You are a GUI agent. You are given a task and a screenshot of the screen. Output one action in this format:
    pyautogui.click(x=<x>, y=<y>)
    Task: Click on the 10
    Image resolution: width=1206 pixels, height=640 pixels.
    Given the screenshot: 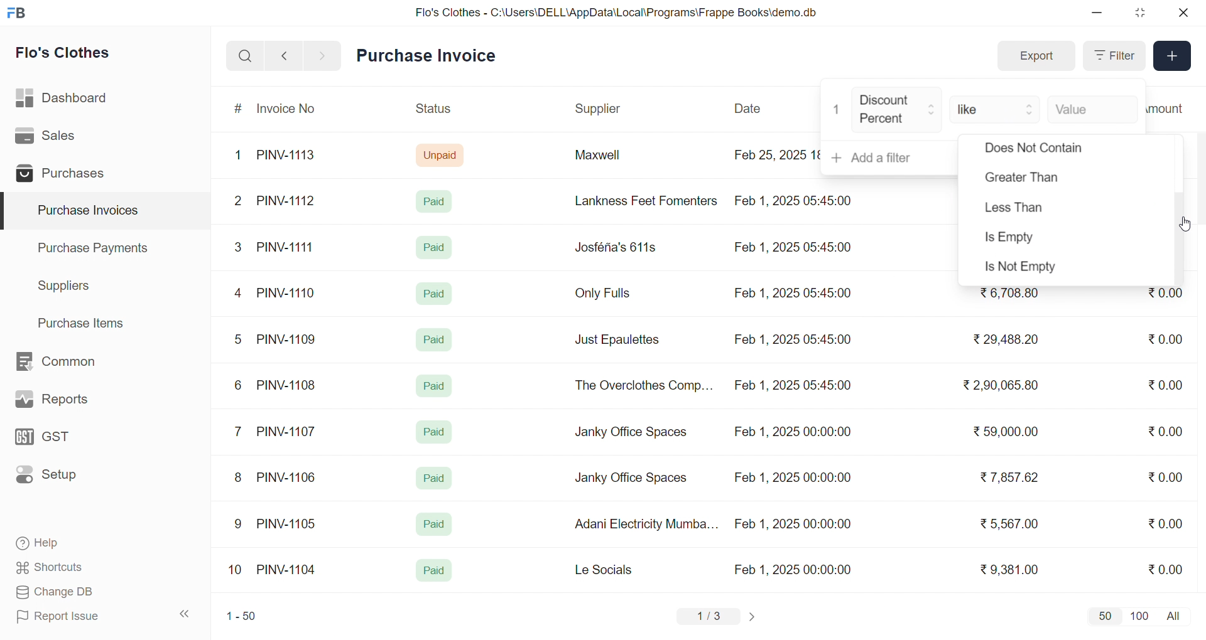 What is the action you would take?
    pyautogui.click(x=238, y=571)
    